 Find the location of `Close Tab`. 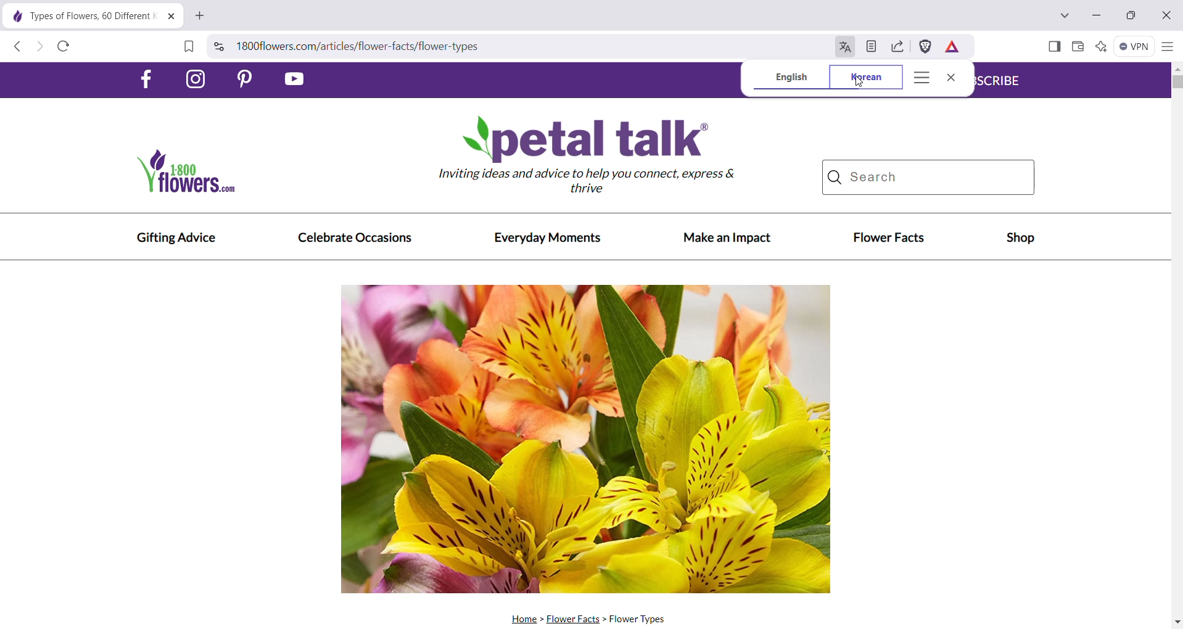

Close Tab is located at coordinates (169, 16).